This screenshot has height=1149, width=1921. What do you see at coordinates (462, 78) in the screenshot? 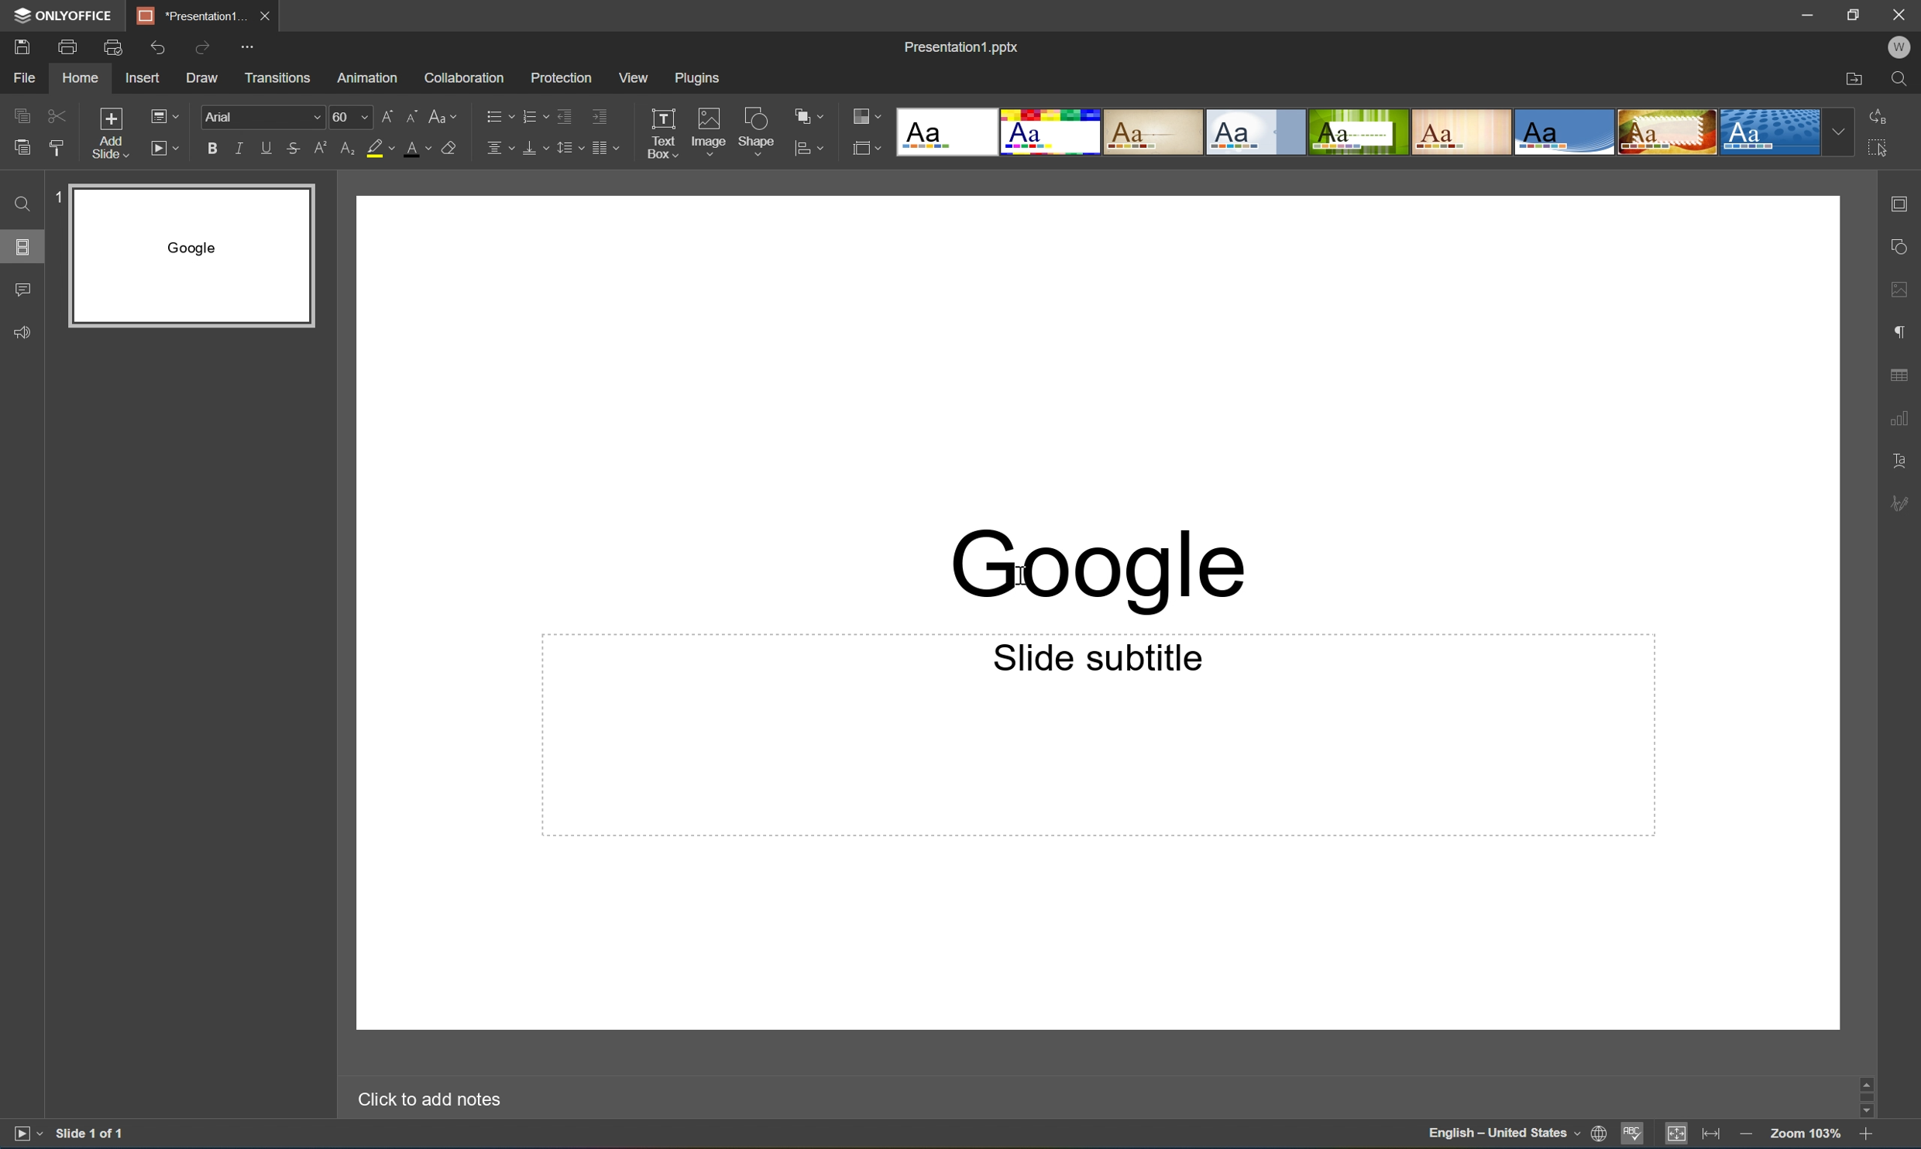
I see `Collaboration` at bounding box center [462, 78].